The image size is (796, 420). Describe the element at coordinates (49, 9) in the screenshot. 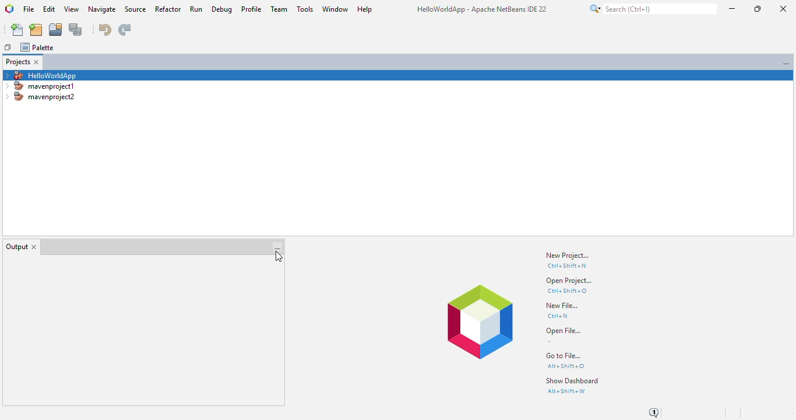

I see `edit` at that location.